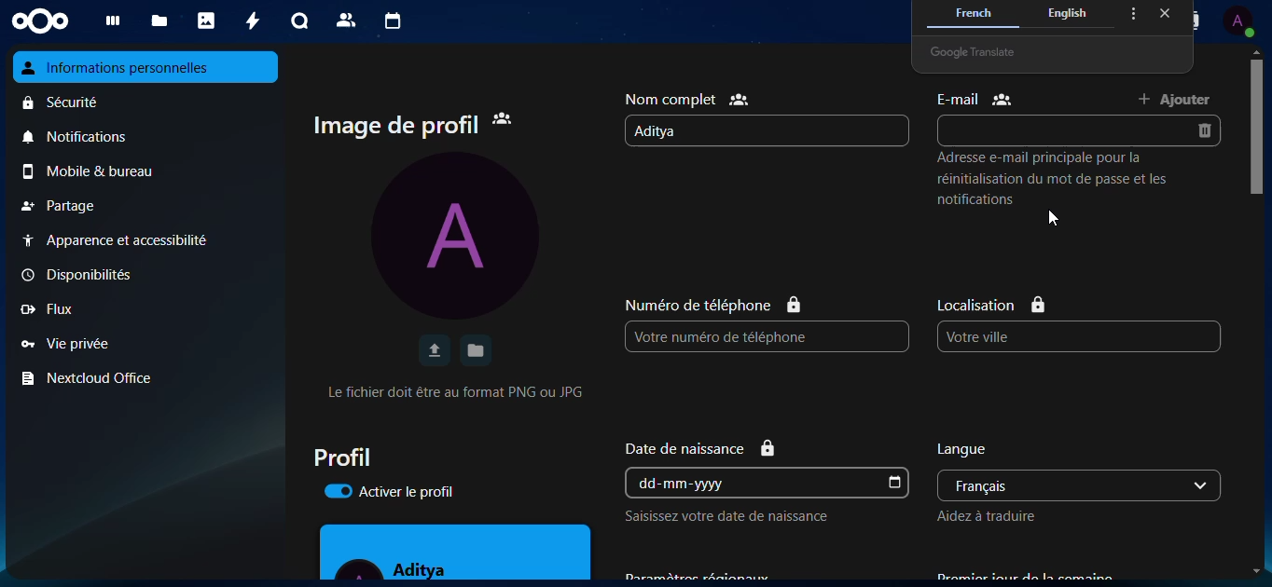 This screenshot has width=1272, height=587. What do you see at coordinates (463, 238) in the screenshot?
I see `profile` at bounding box center [463, 238].